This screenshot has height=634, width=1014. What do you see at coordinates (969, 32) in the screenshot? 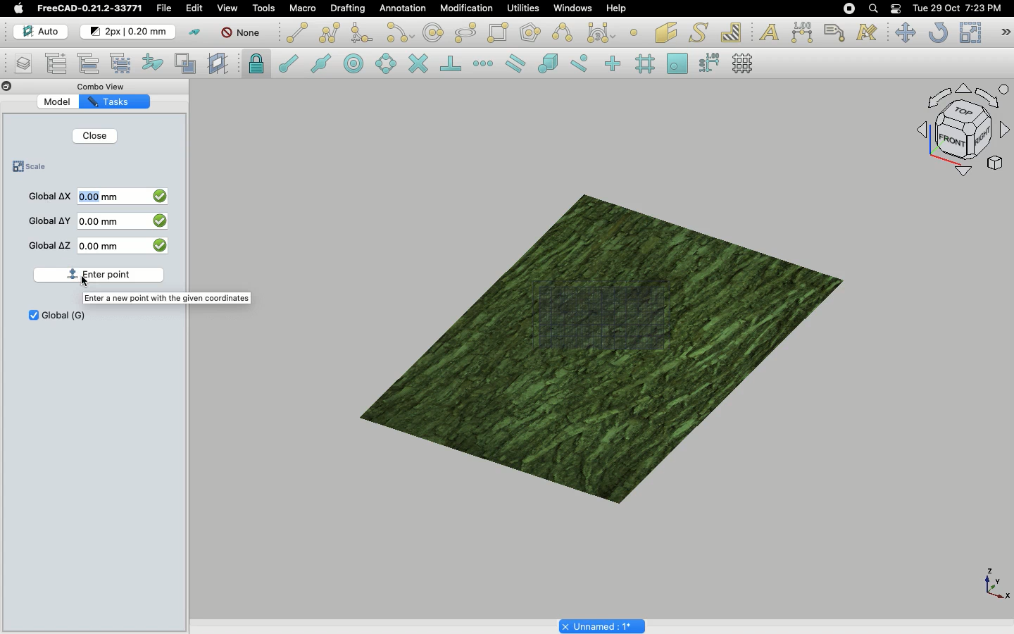
I see `Scale` at bounding box center [969, 32].